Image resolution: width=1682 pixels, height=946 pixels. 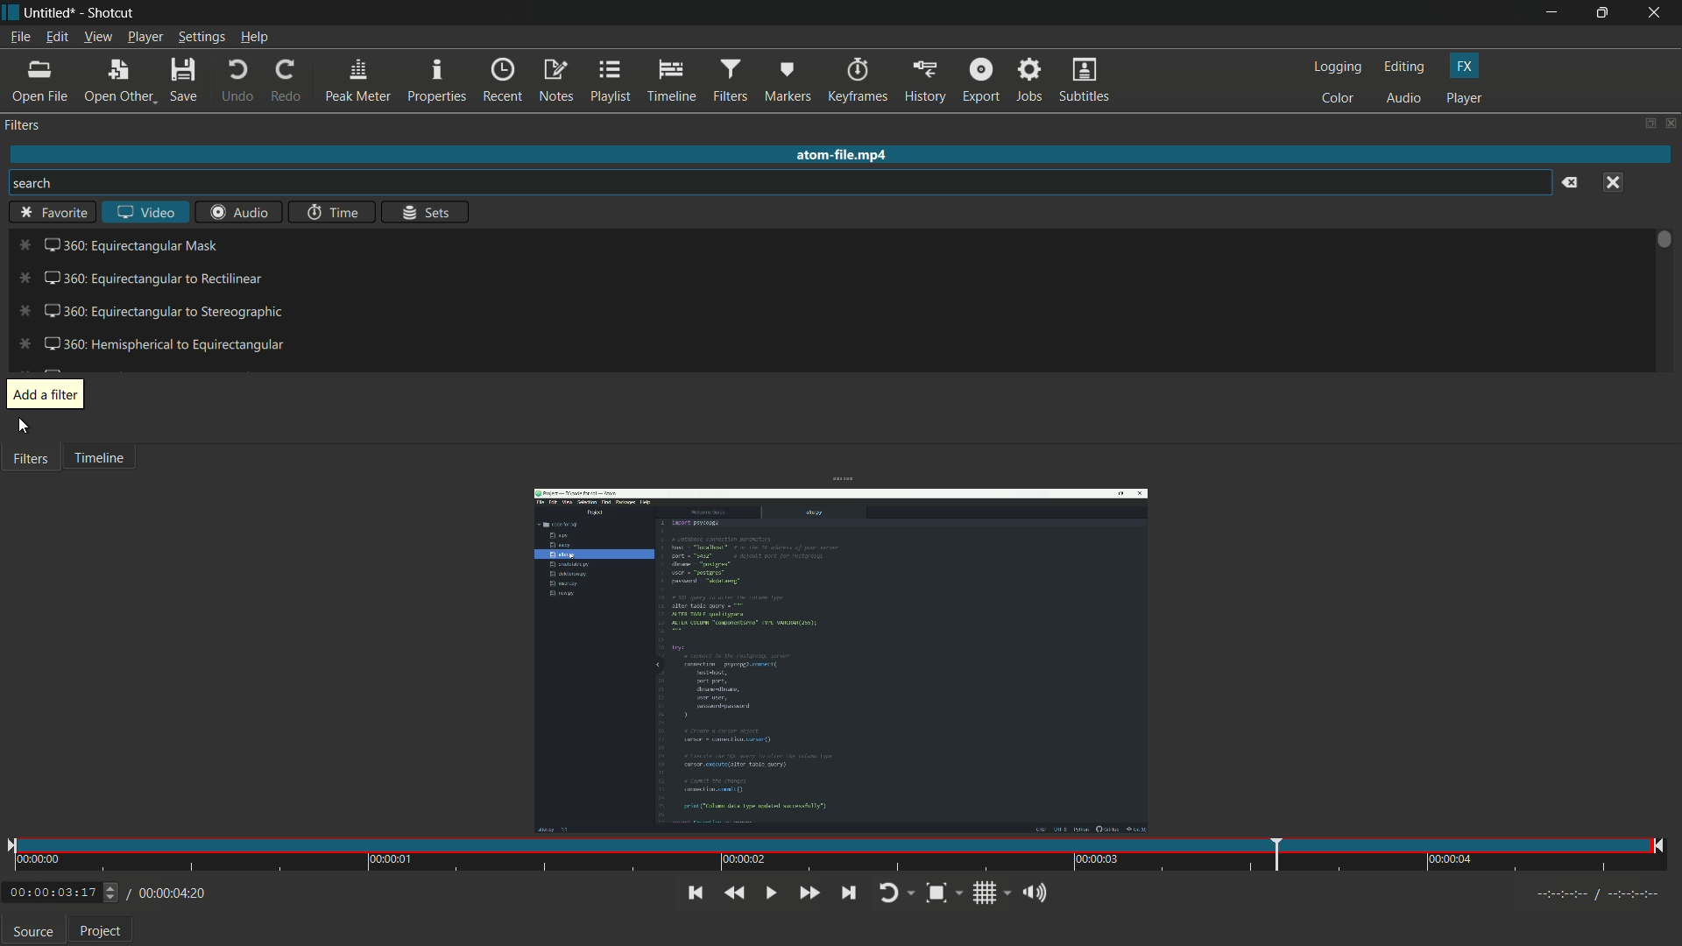 What do you see at coordinates (1341, 99) in the screenshot?
I see `color` at bounding box center [1341, 99].